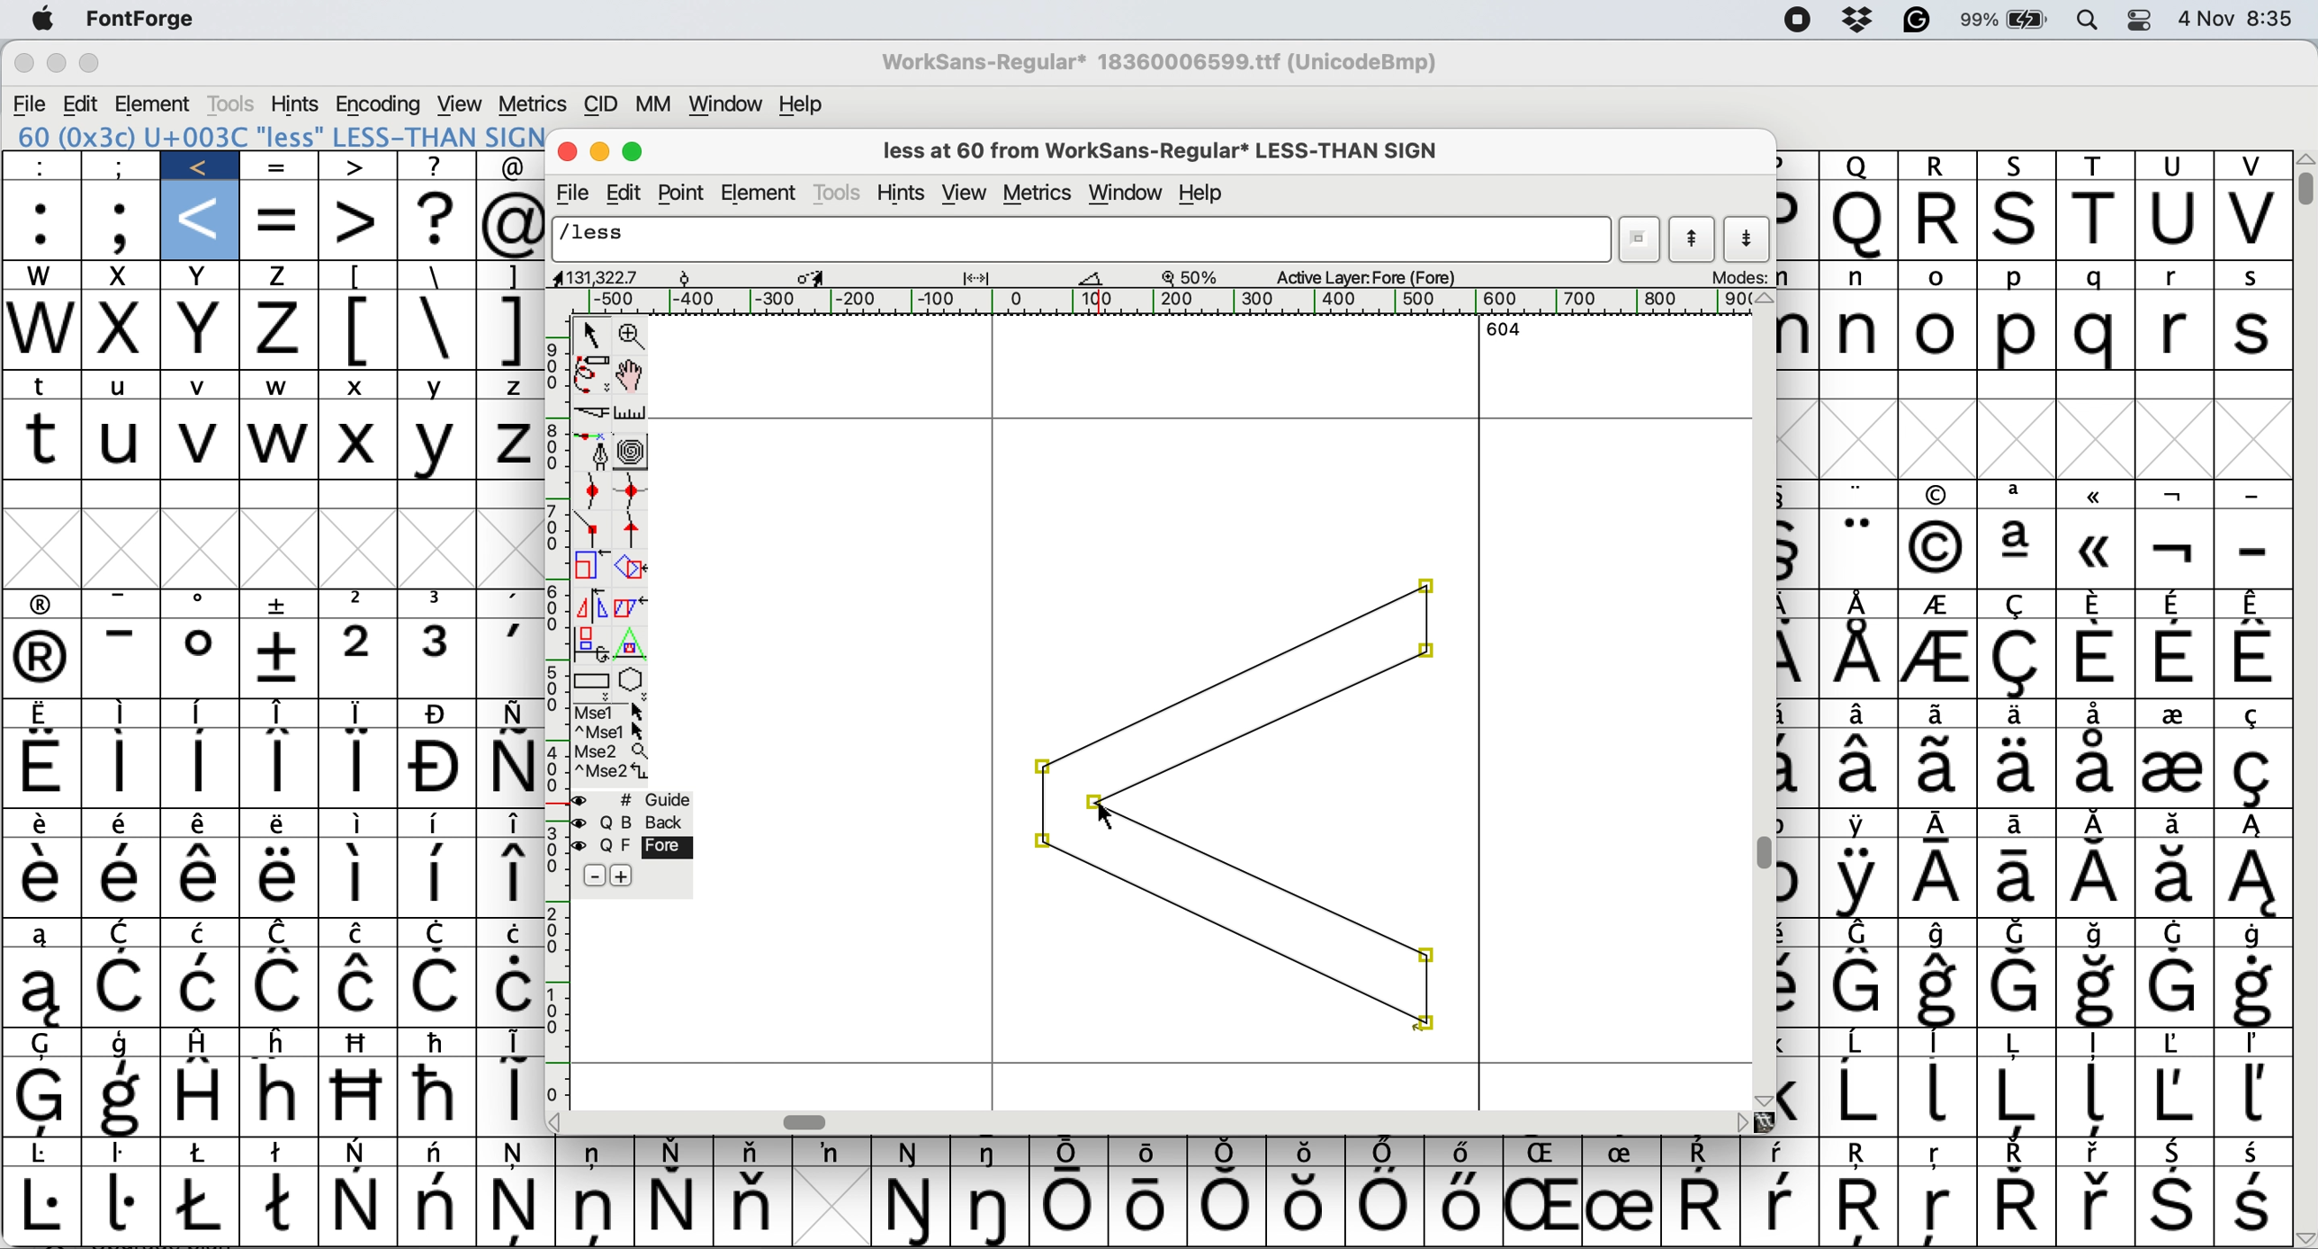  Describe the element at coordinates (686, 193) in the screenshot. I see `point` at that location.